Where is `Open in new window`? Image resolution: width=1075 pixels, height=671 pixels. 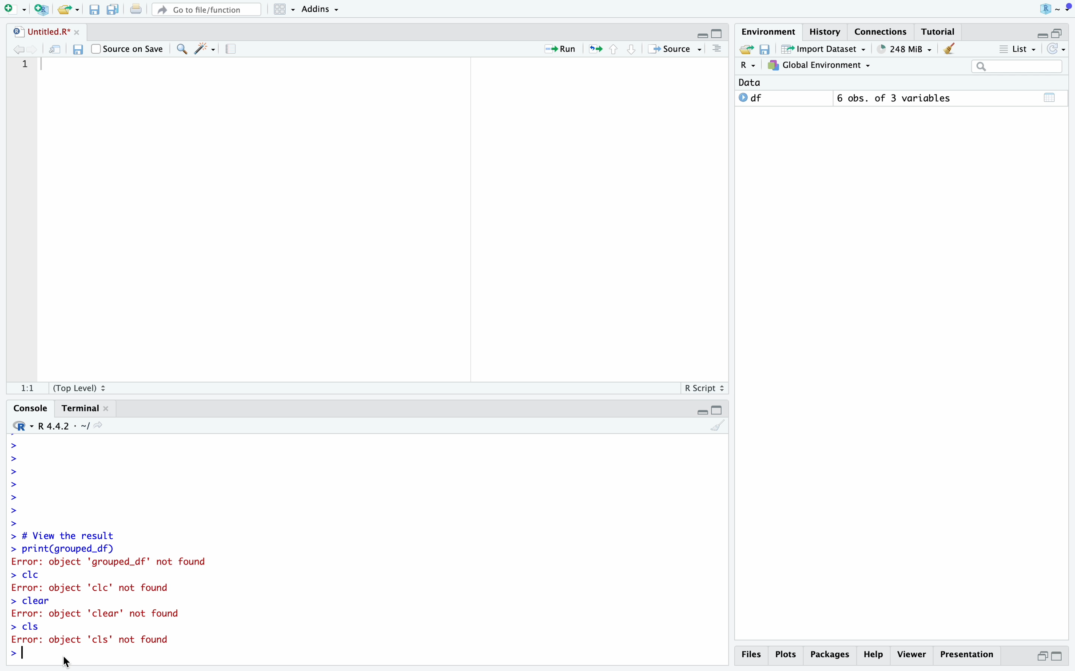 Open in new window is located at coordinates (56, 49).